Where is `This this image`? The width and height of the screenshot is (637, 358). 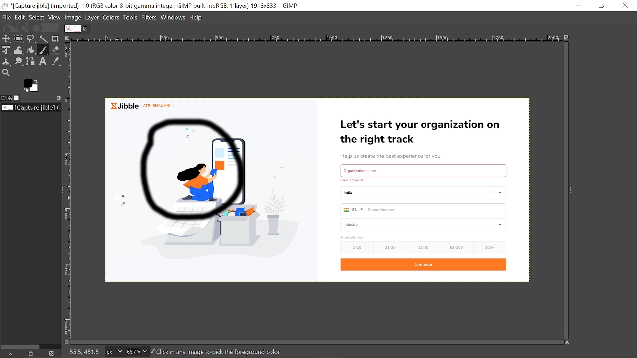 This this image is located at coordinates (51, 354).